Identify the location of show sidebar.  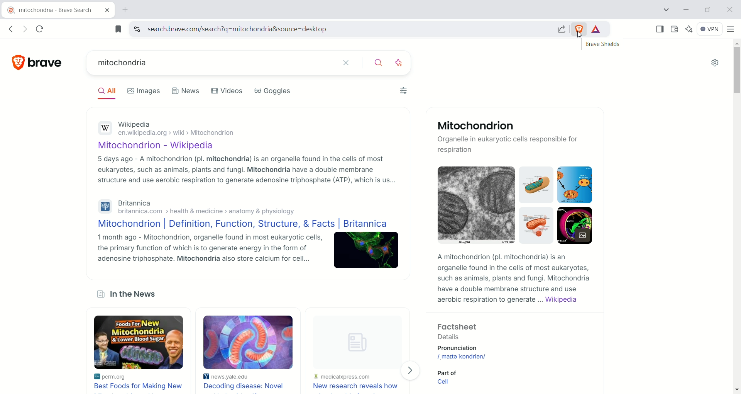
(658, 29).